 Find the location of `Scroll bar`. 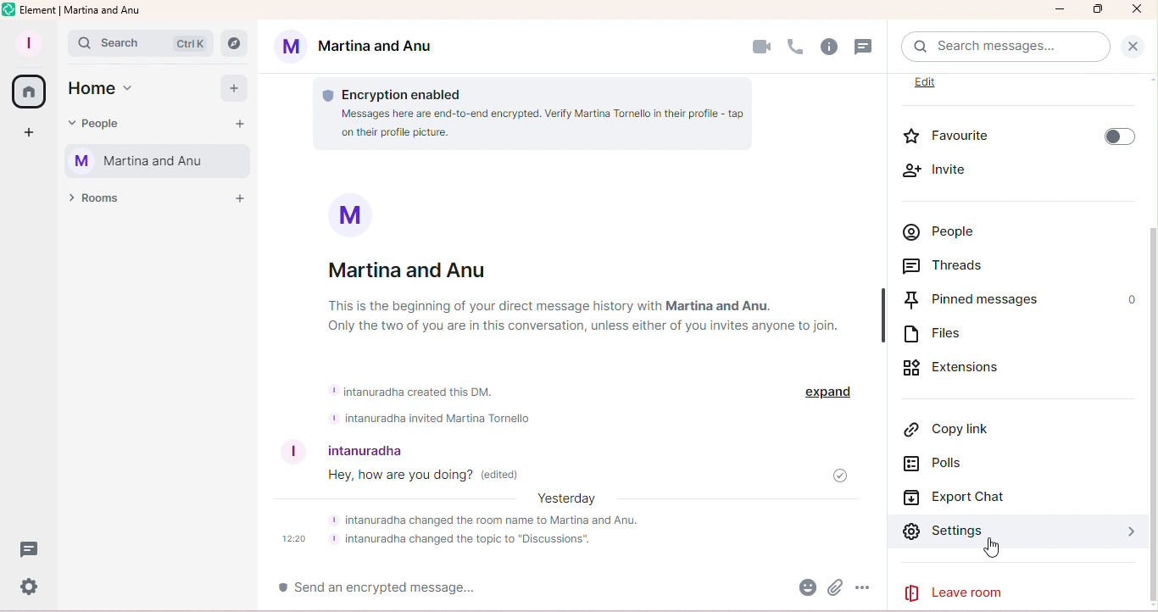

Scroll bar is located at coordinates (1151, 354).